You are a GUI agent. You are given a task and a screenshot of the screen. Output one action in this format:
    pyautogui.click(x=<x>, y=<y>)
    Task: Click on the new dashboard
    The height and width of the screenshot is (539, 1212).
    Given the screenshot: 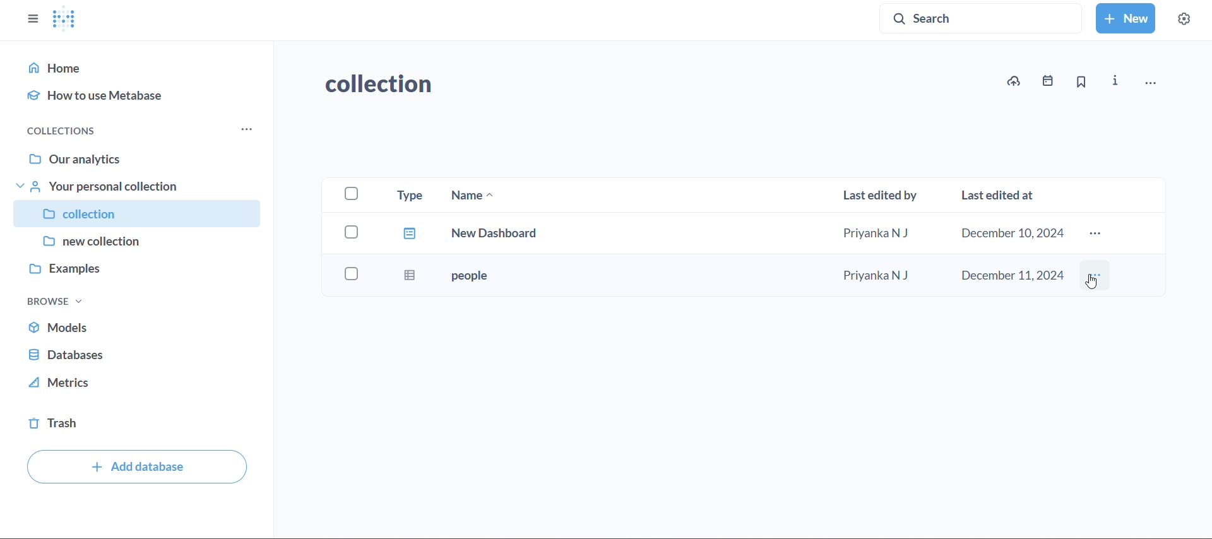 What is the action you would take?
    pyautogui.click(x=499, y=234)
    